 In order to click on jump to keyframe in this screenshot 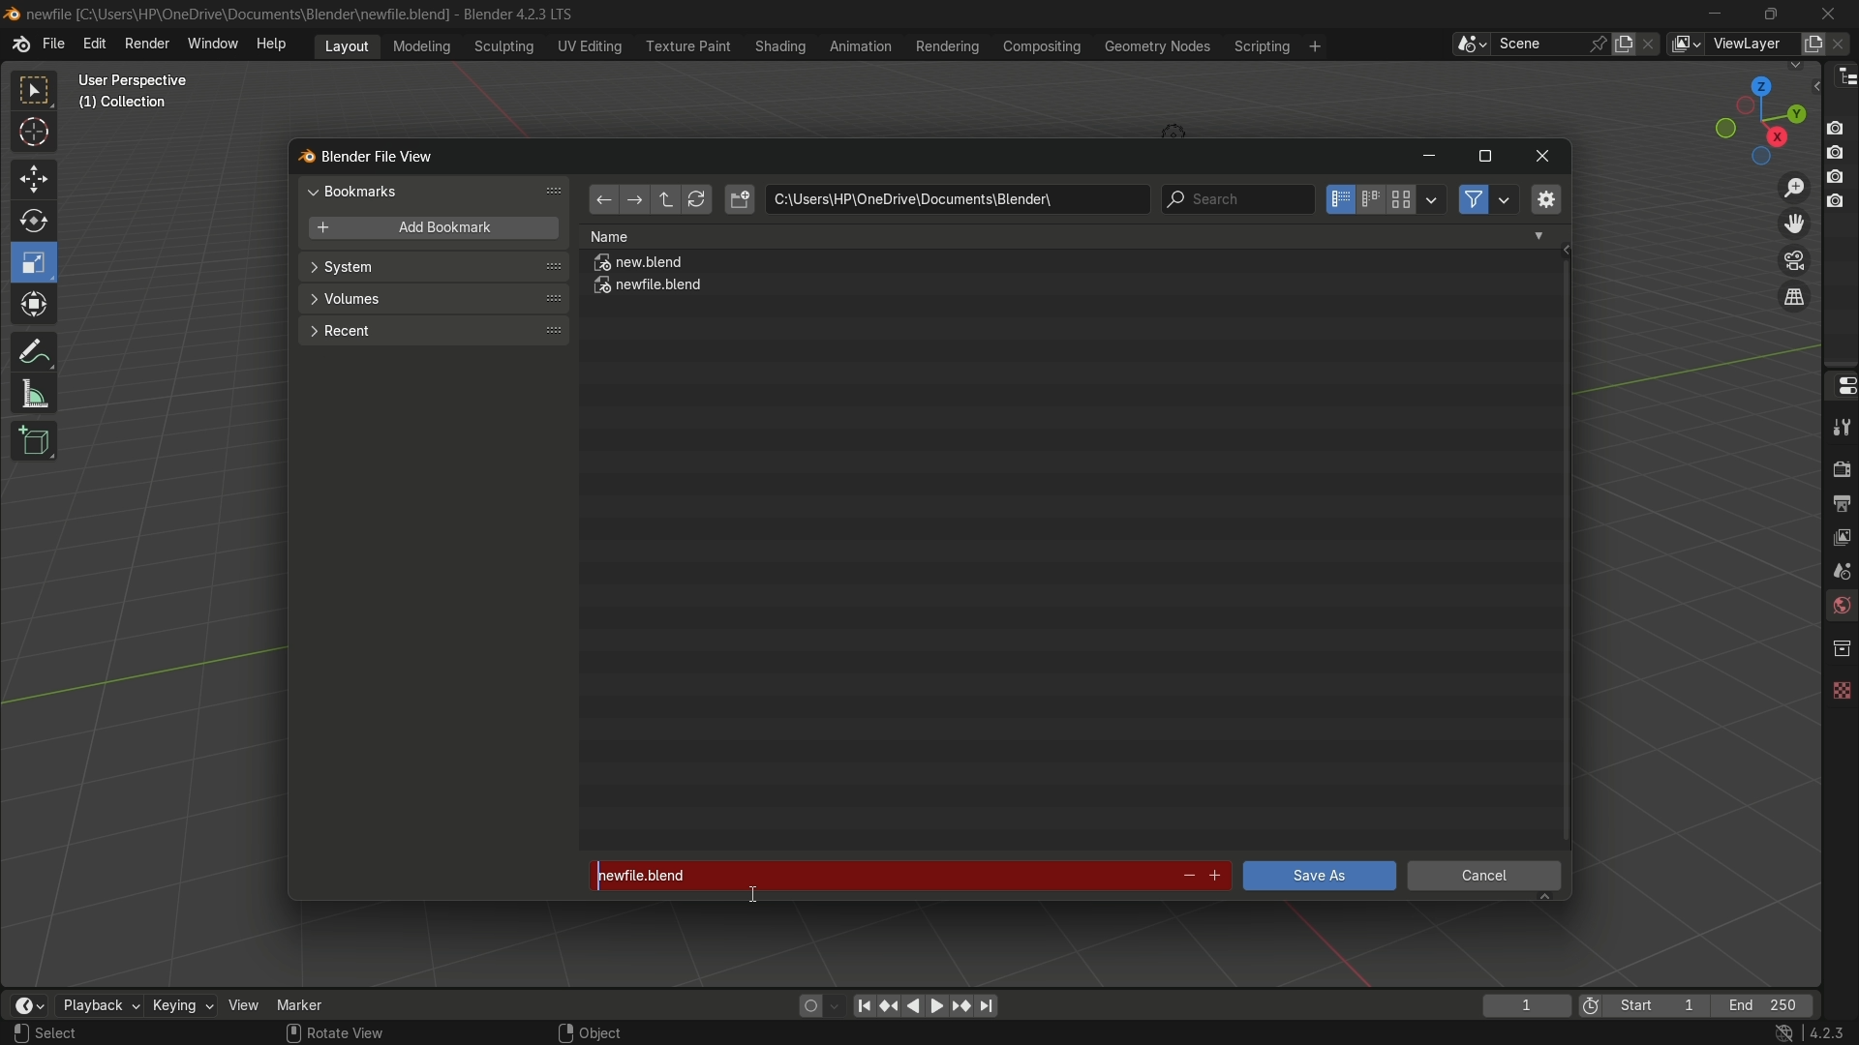, I will do `click(890, 1003)`.